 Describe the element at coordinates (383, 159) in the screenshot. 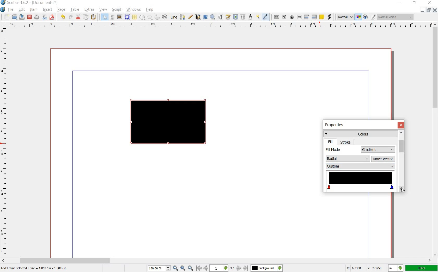

I see `move vector` at that location.